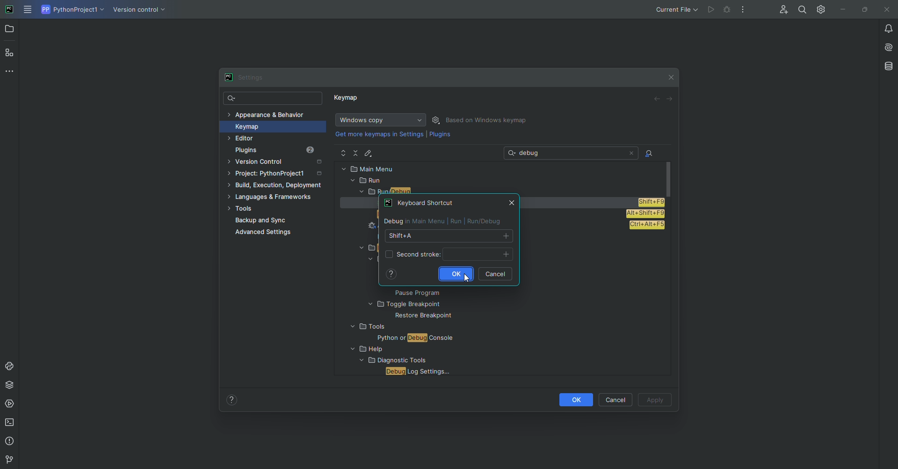 The width and height of the screenshot is (898, 469). What do you see at coordinates (379, 120) in the screenshot?
I see `Windows Copy` at bounding box center [379, 120].